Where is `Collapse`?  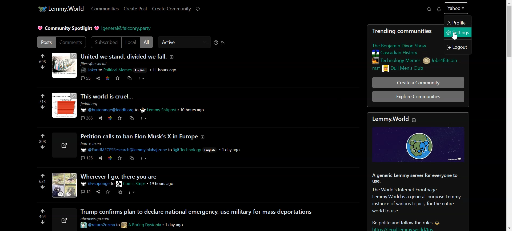
Collapse is located at coordinates (415, 121).